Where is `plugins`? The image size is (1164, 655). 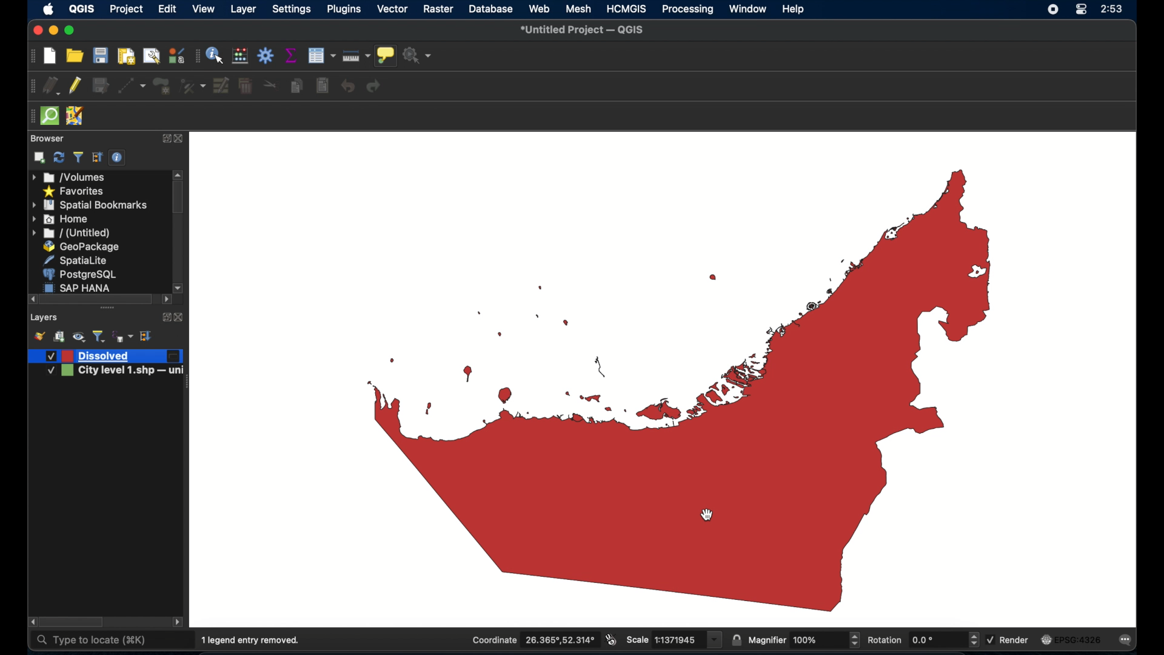
plugins is located at coordinates (344, 10).